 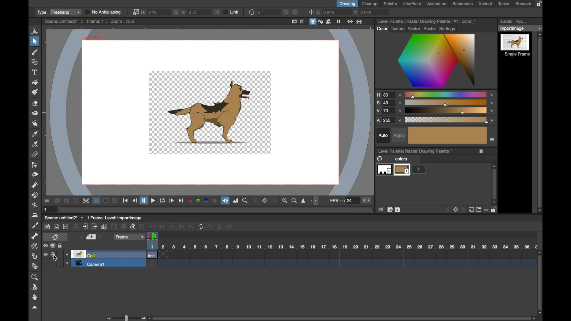 What do you see at coordinates (34, 41) in the screenshot?
I see `selection tool` at bounding box center [34, 41].